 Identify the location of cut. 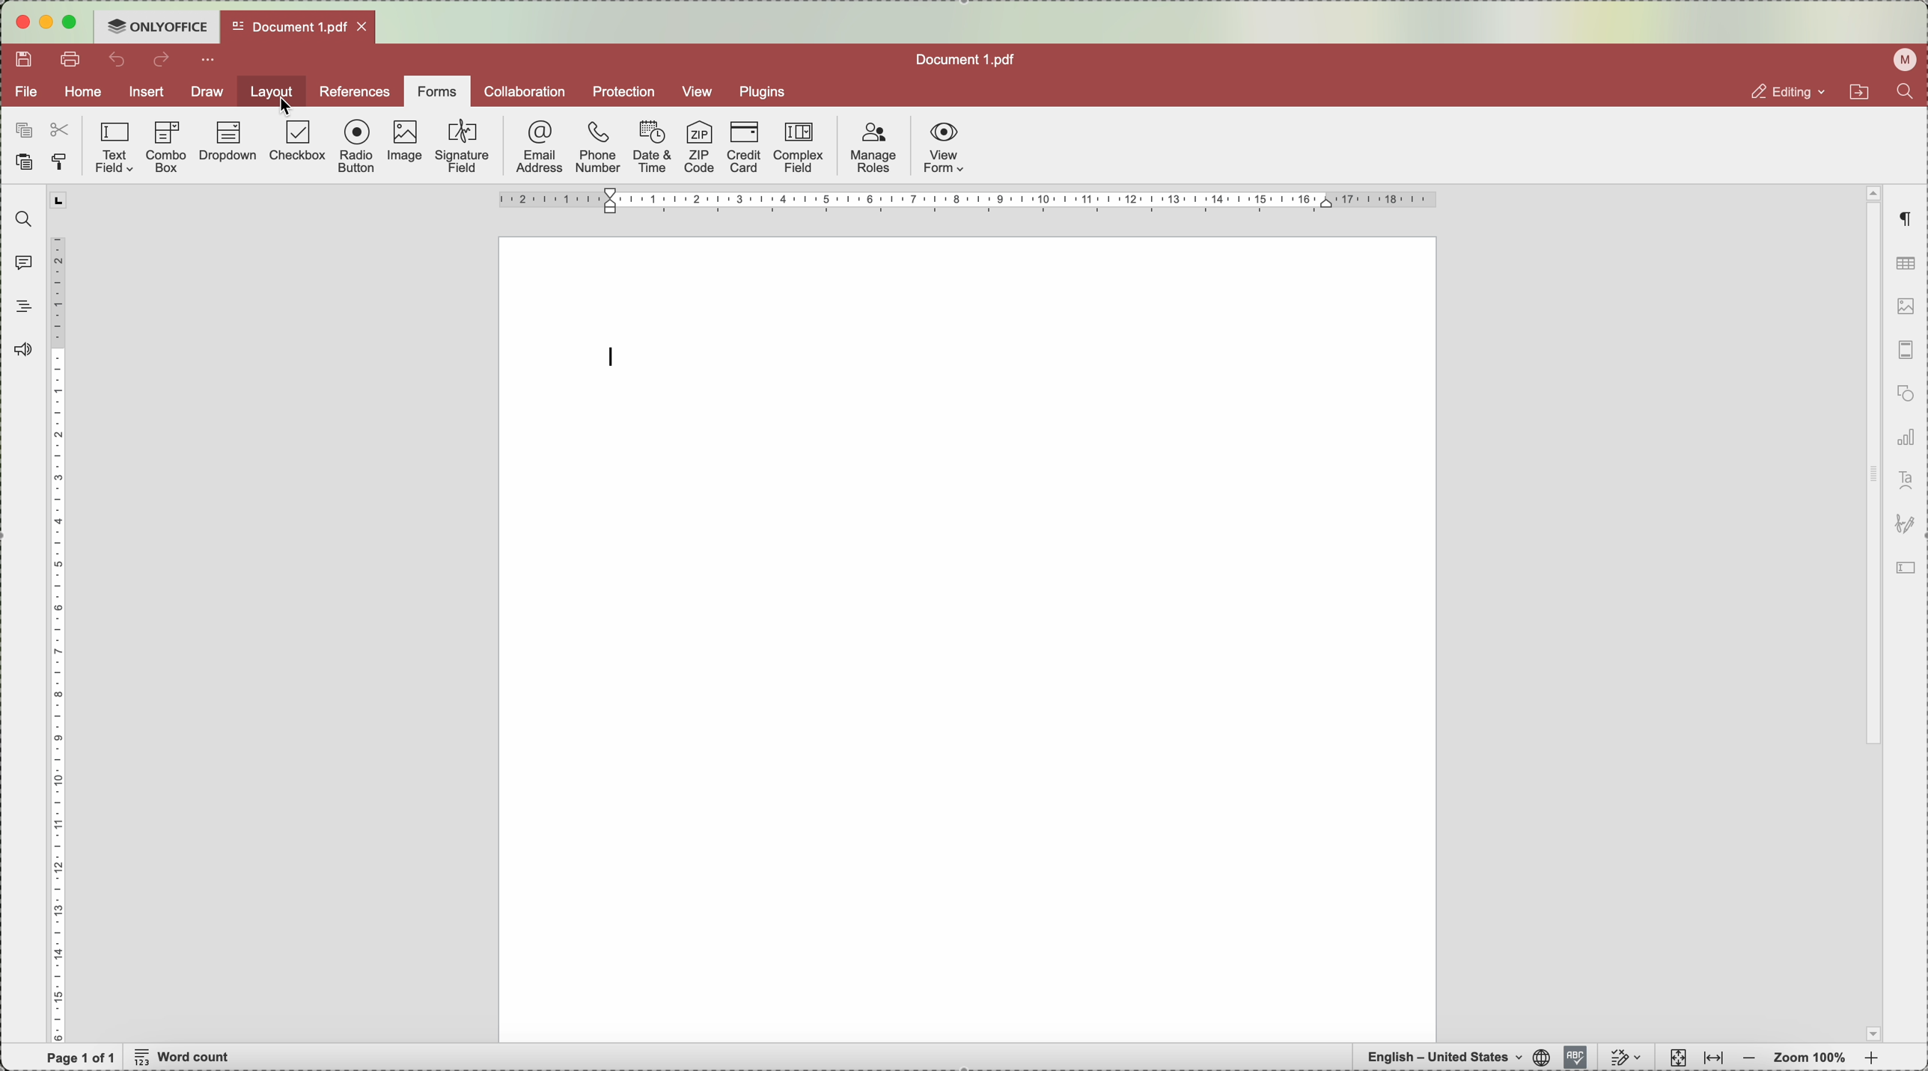
(63, 128).